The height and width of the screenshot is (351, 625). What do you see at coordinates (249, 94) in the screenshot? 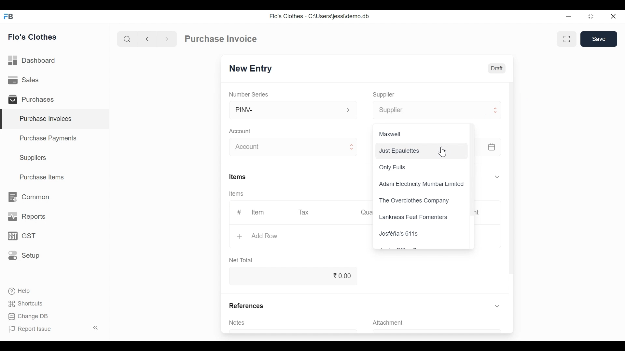
I see `Number Series` at bounding box center [249, 94].